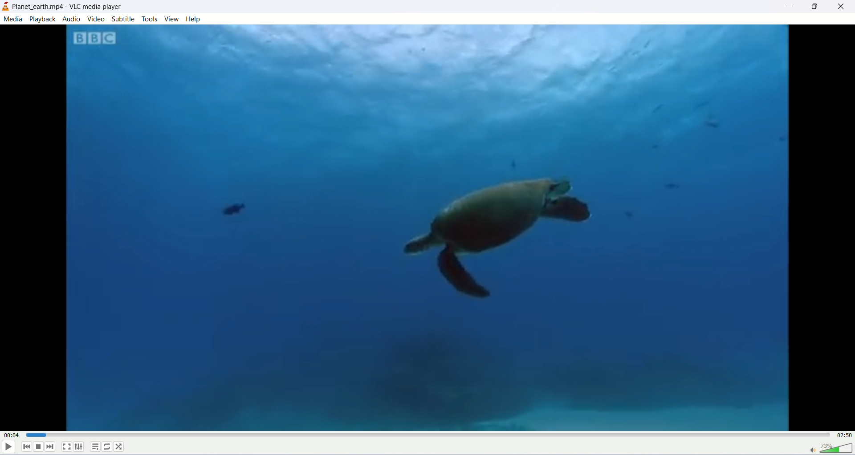 Image resolution: width=855 pixels, height=455 pixels. What do you see at coordinates (170, 19) in the screenshot?
I see `view` at bounding box center [170, 19].